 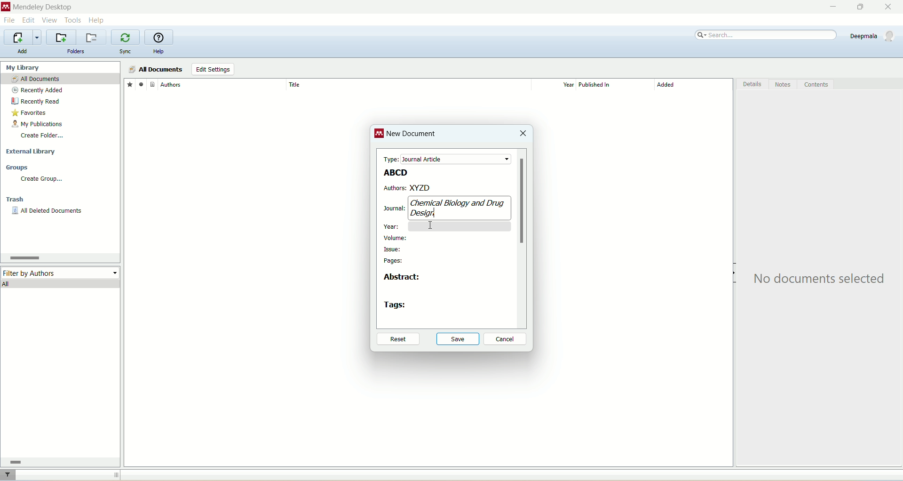 I want to click on help, so click(x=158, y=52).